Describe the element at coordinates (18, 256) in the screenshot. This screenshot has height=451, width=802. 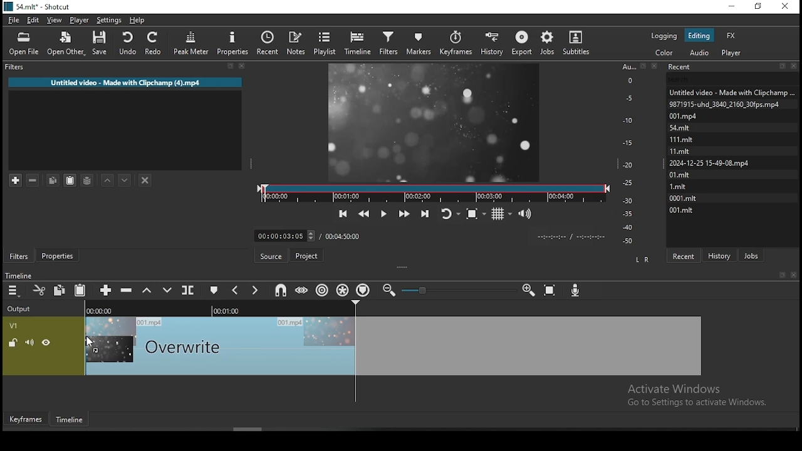
I see `filters` at that location.